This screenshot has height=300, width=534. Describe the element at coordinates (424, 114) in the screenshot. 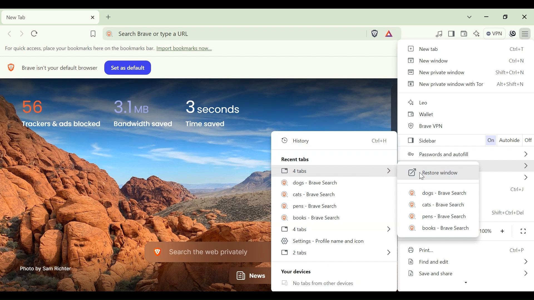

I see `E Wallet` at that location.